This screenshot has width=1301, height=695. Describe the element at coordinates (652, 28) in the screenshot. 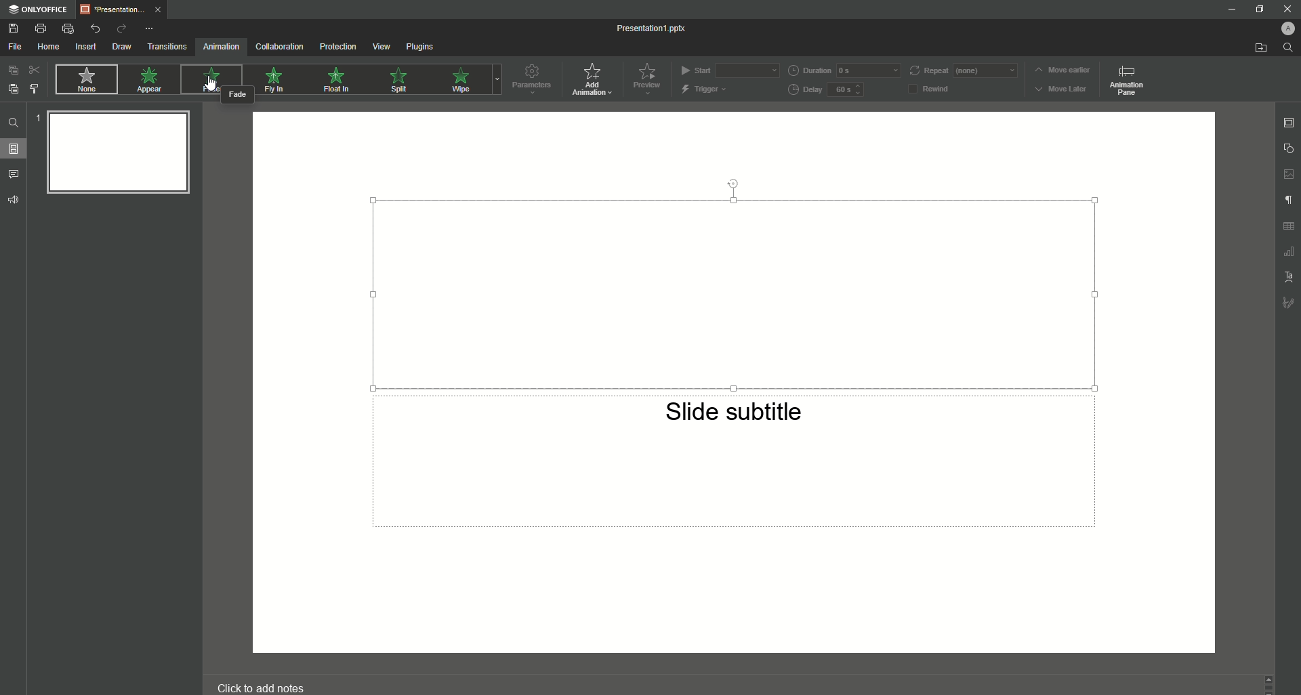

I see `Presentation1` at that location.